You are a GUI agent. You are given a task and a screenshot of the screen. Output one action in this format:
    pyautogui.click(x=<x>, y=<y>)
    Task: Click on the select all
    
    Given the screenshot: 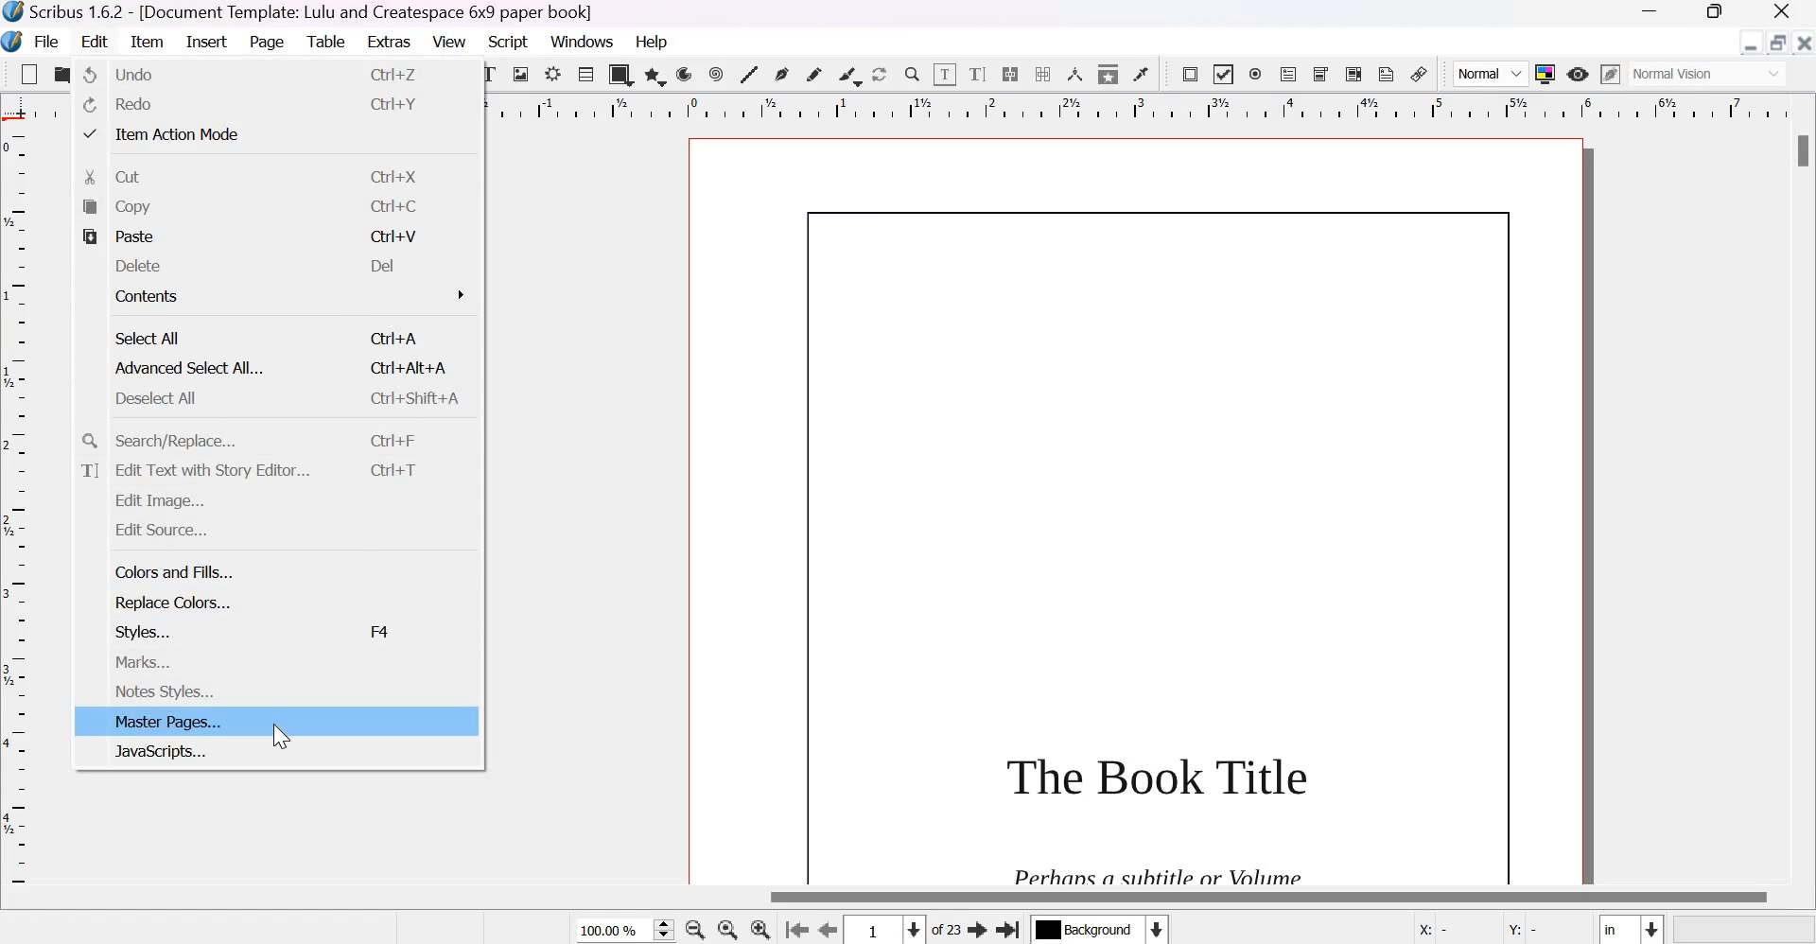 What is the action you would take?
    pyautogui.click(x=269, y=336)
    